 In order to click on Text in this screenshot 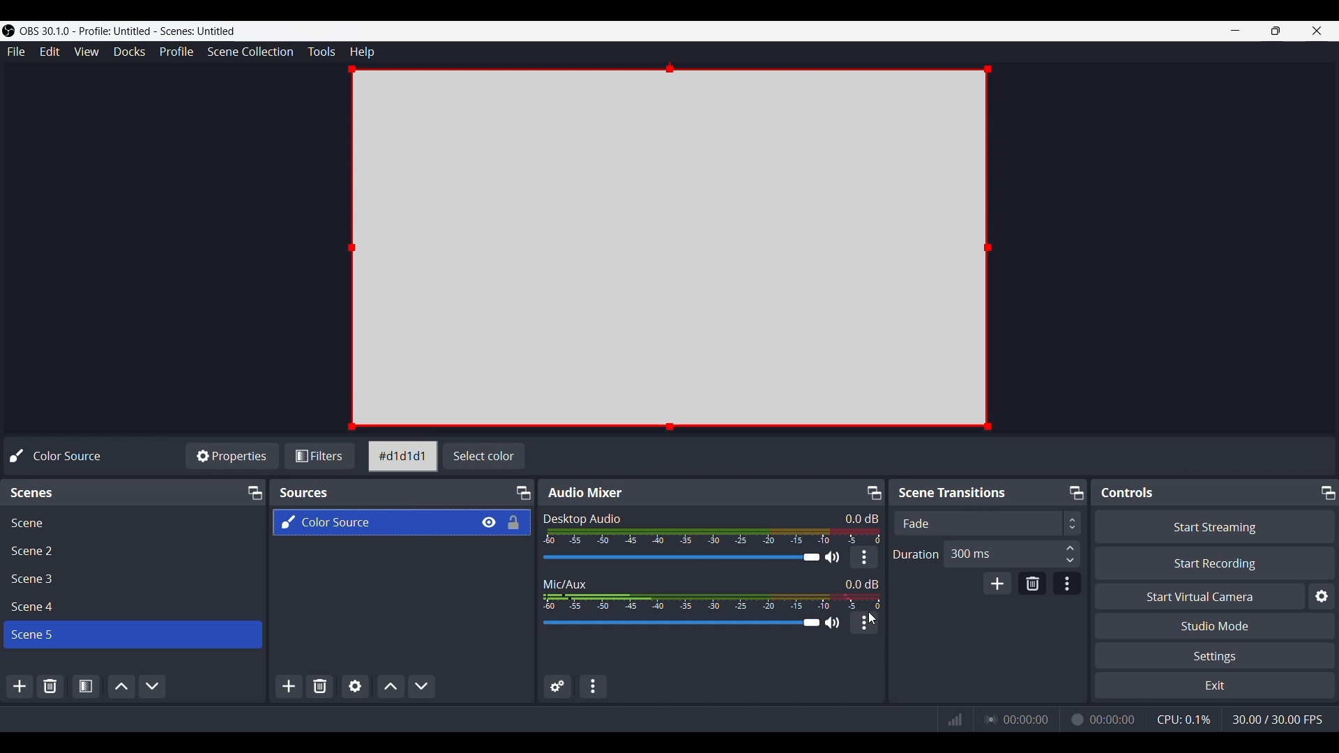, I will do `click(34, 492)`.